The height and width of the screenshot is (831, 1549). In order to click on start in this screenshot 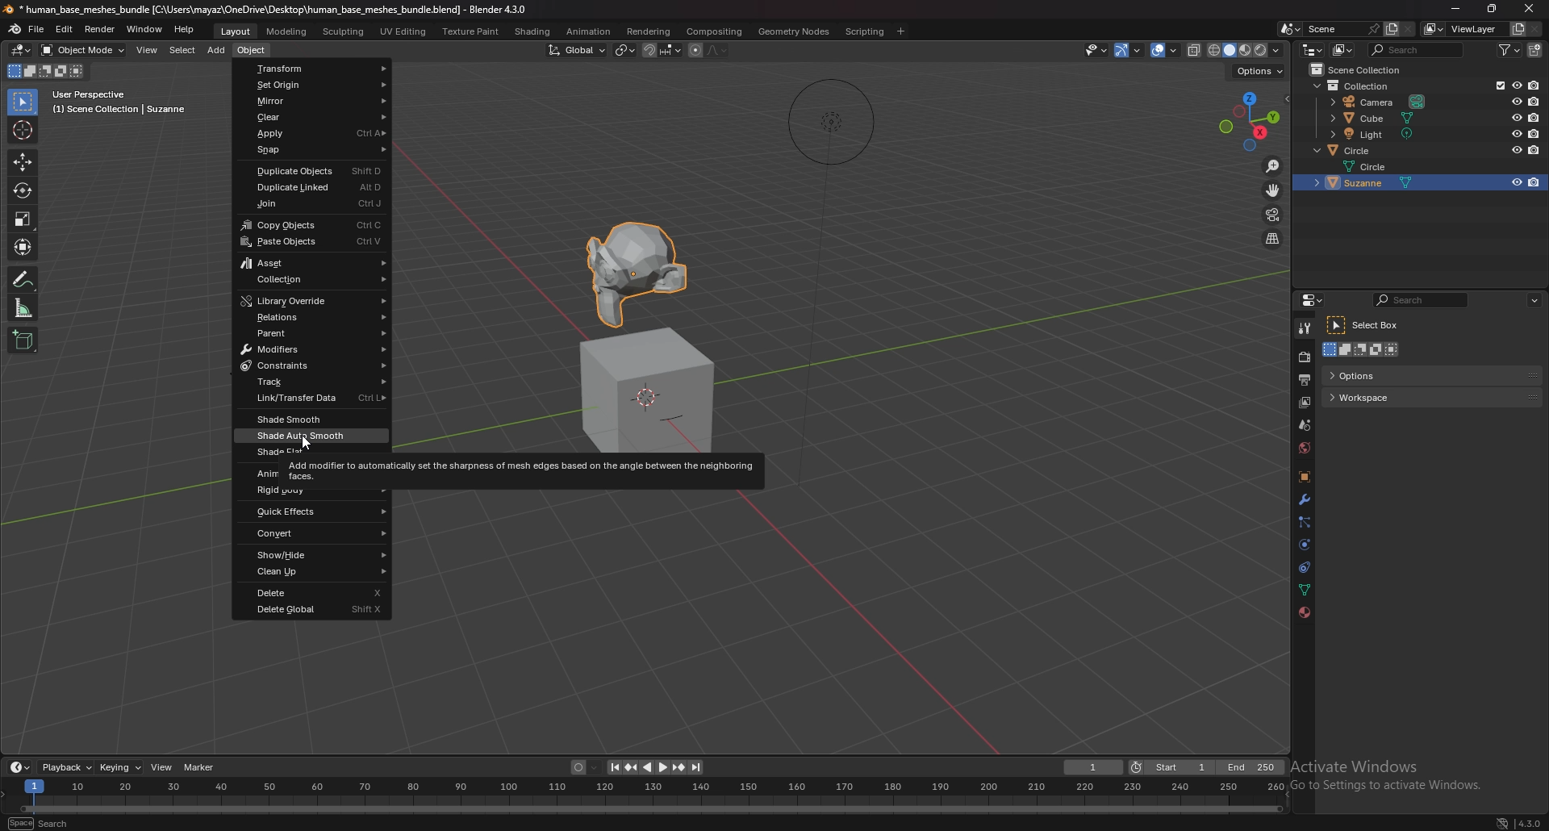, I will do `click(1172, 766)`.